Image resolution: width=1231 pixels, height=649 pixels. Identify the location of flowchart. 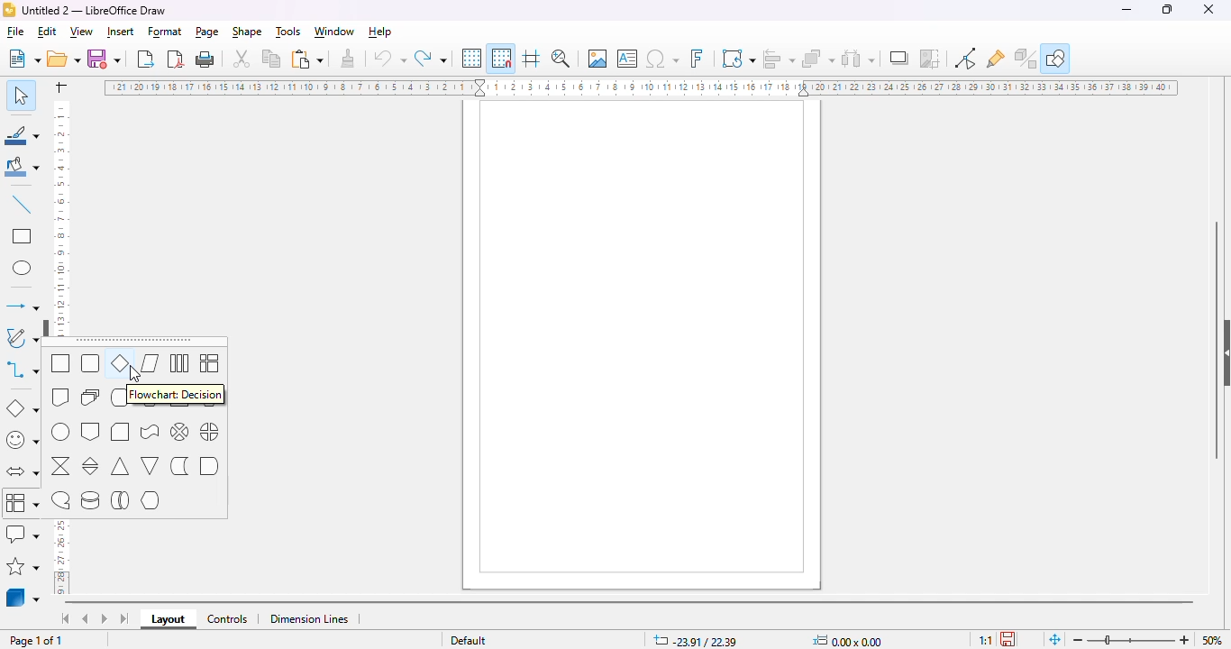
(23, 502).